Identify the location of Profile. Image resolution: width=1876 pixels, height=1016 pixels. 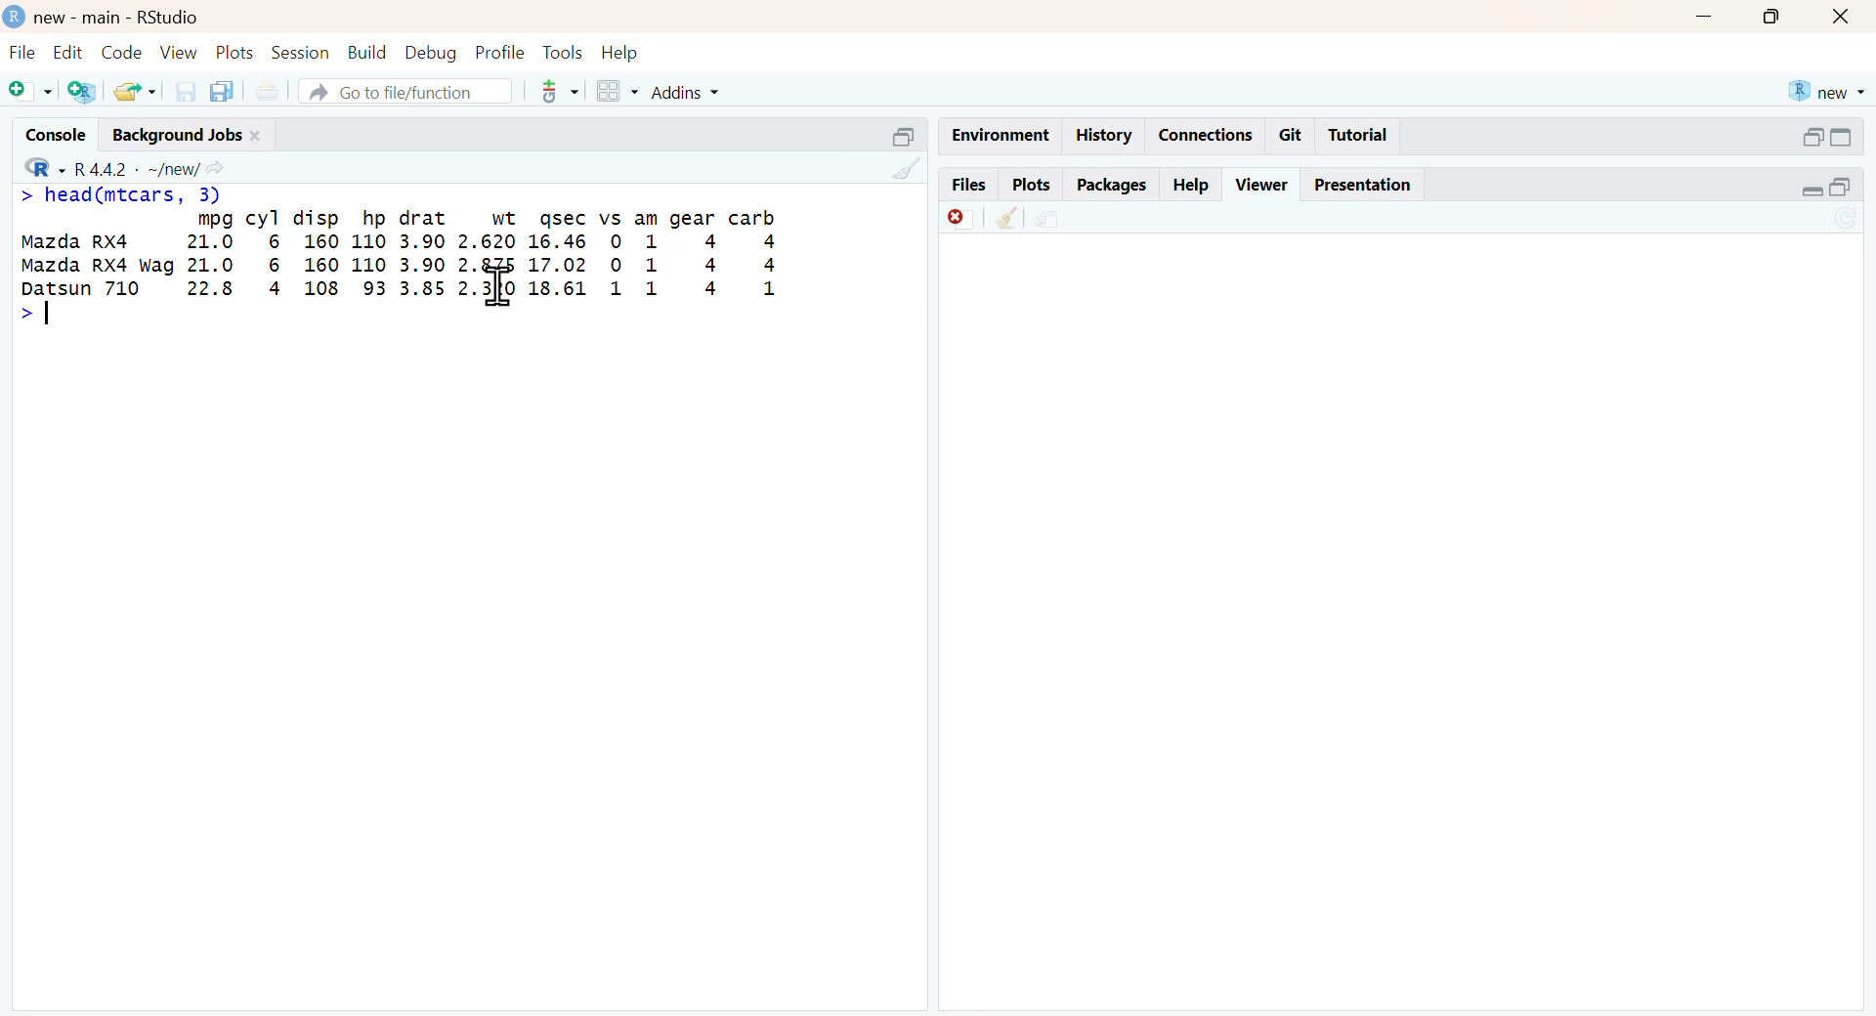
(496, 50).